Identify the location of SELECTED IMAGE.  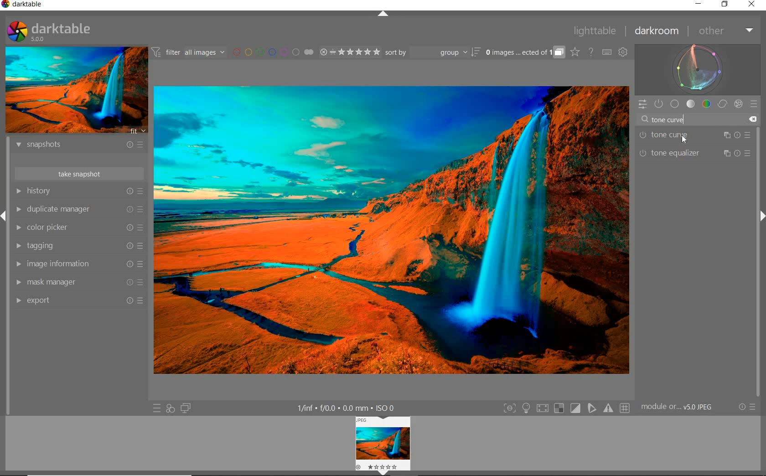
(390, 229).